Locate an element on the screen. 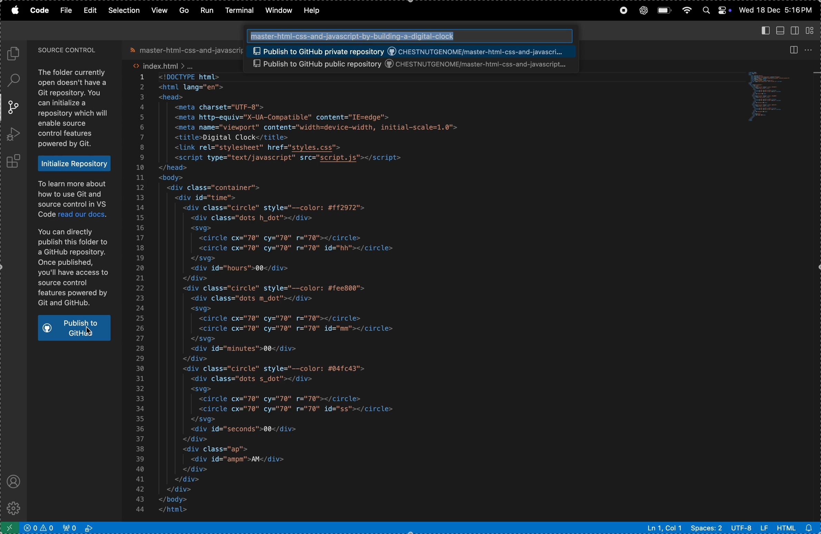 The height and width of the screenshot is (534, 821). </div> is located at coordinates (202, 278).